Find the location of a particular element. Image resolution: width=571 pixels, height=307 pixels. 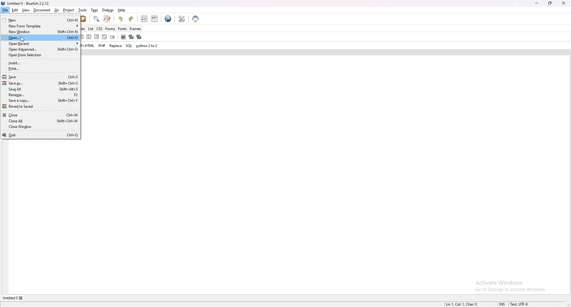

css is located at coordinates (99, 29).